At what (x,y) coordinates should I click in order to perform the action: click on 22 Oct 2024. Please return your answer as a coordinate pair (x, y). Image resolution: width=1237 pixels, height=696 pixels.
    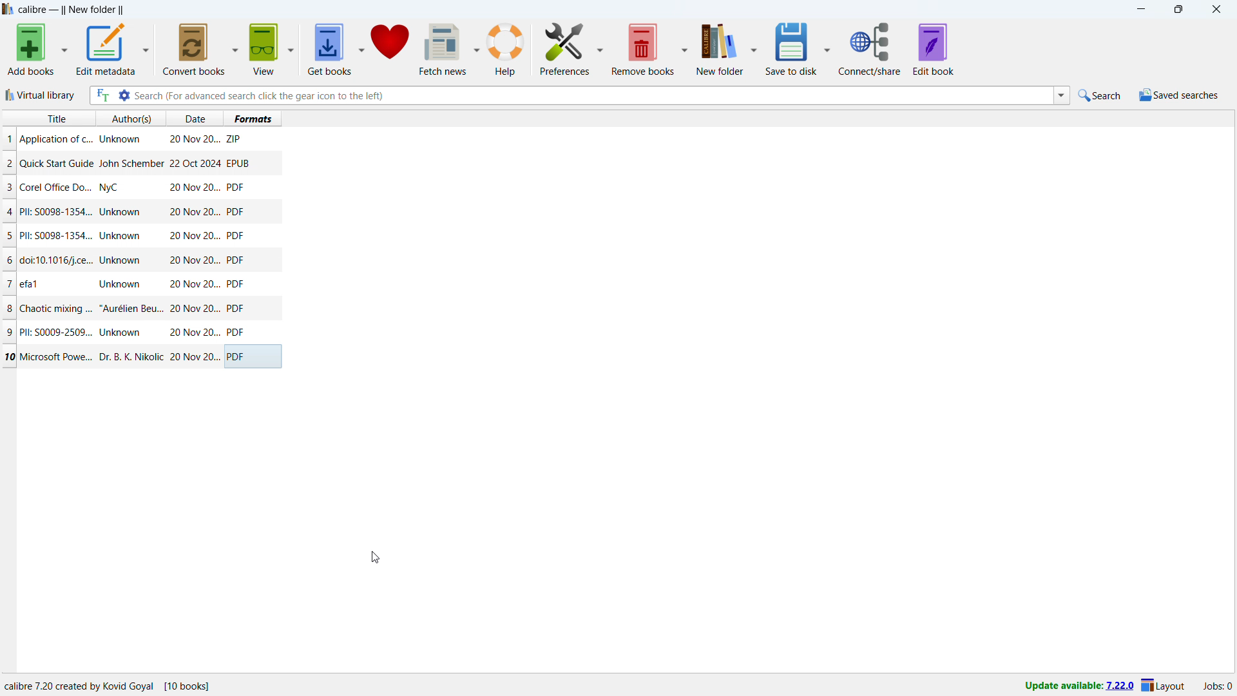
    Looking at the image, I should click on (195, 163).